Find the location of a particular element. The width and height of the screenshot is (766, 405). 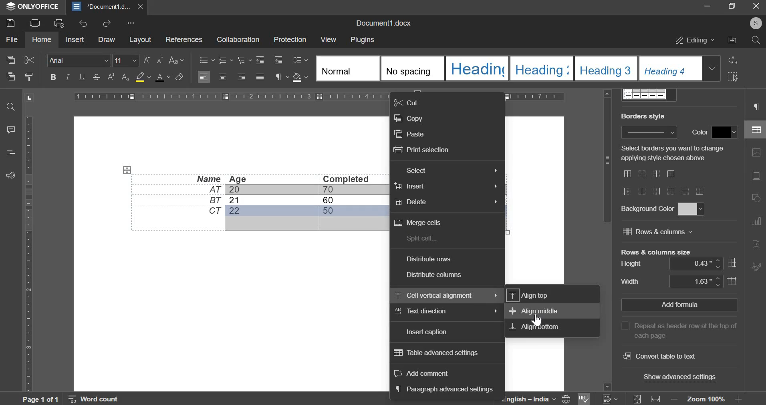

increase indent is located at coordinates (260, 60).